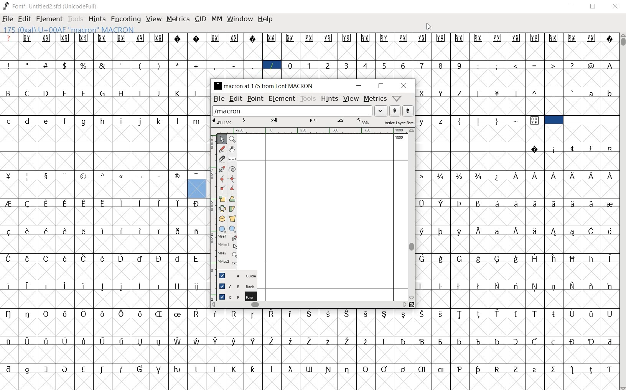 This screenshot has height=390, width=626. Describe the element at coordinates (103, 258) in the screenshot. I see `Symbol` at that location.